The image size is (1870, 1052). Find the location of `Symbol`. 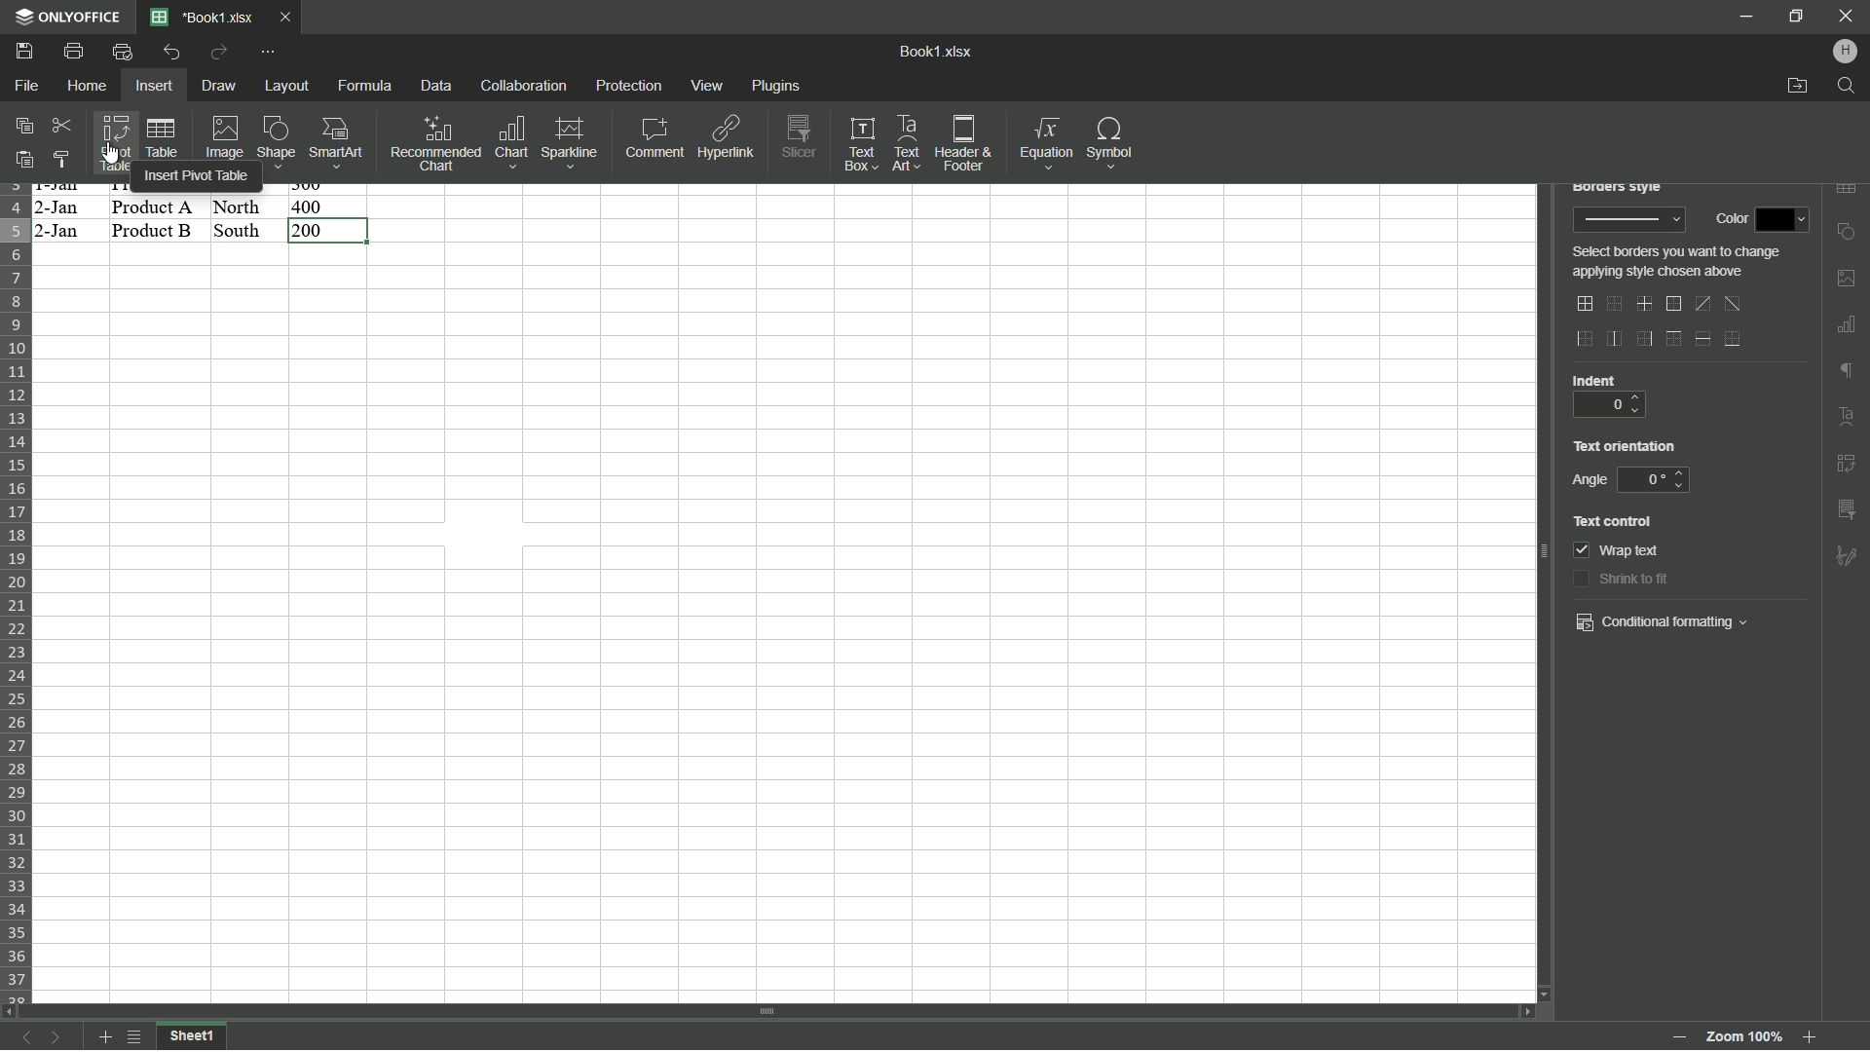

Symbol is located at coordinates (1113, 145).